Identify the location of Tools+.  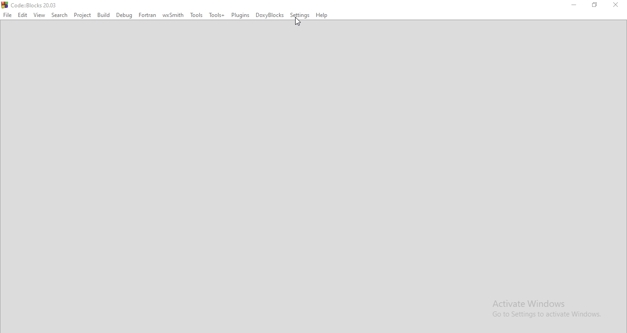
(217, 16).